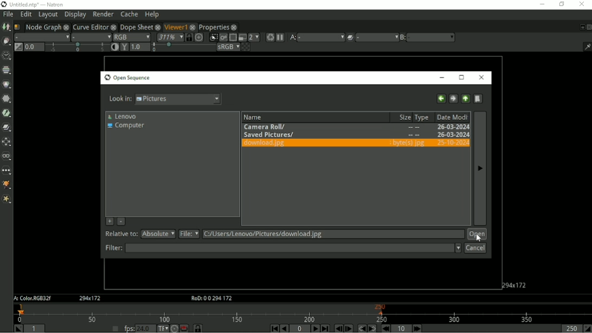  What do you see at coordinates (7, 200) in the screenshot?
I see `Extra` at bounding box center [7, 200].